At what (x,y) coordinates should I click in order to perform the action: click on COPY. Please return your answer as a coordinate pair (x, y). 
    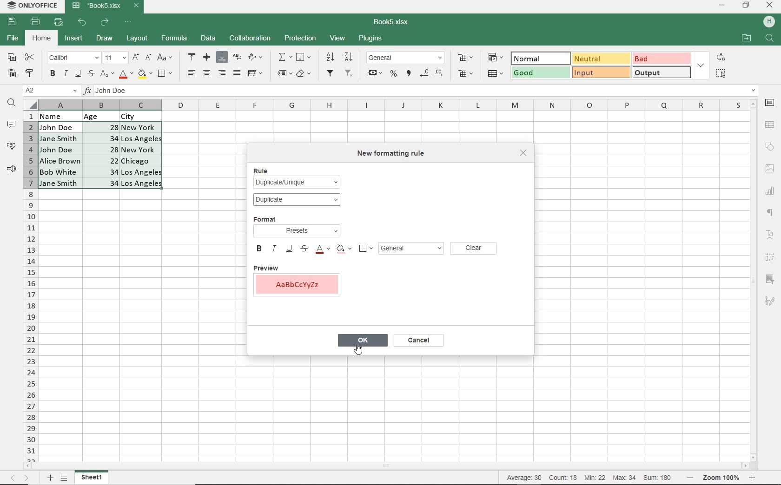
    Looking at the image, I should click on (12, 58).